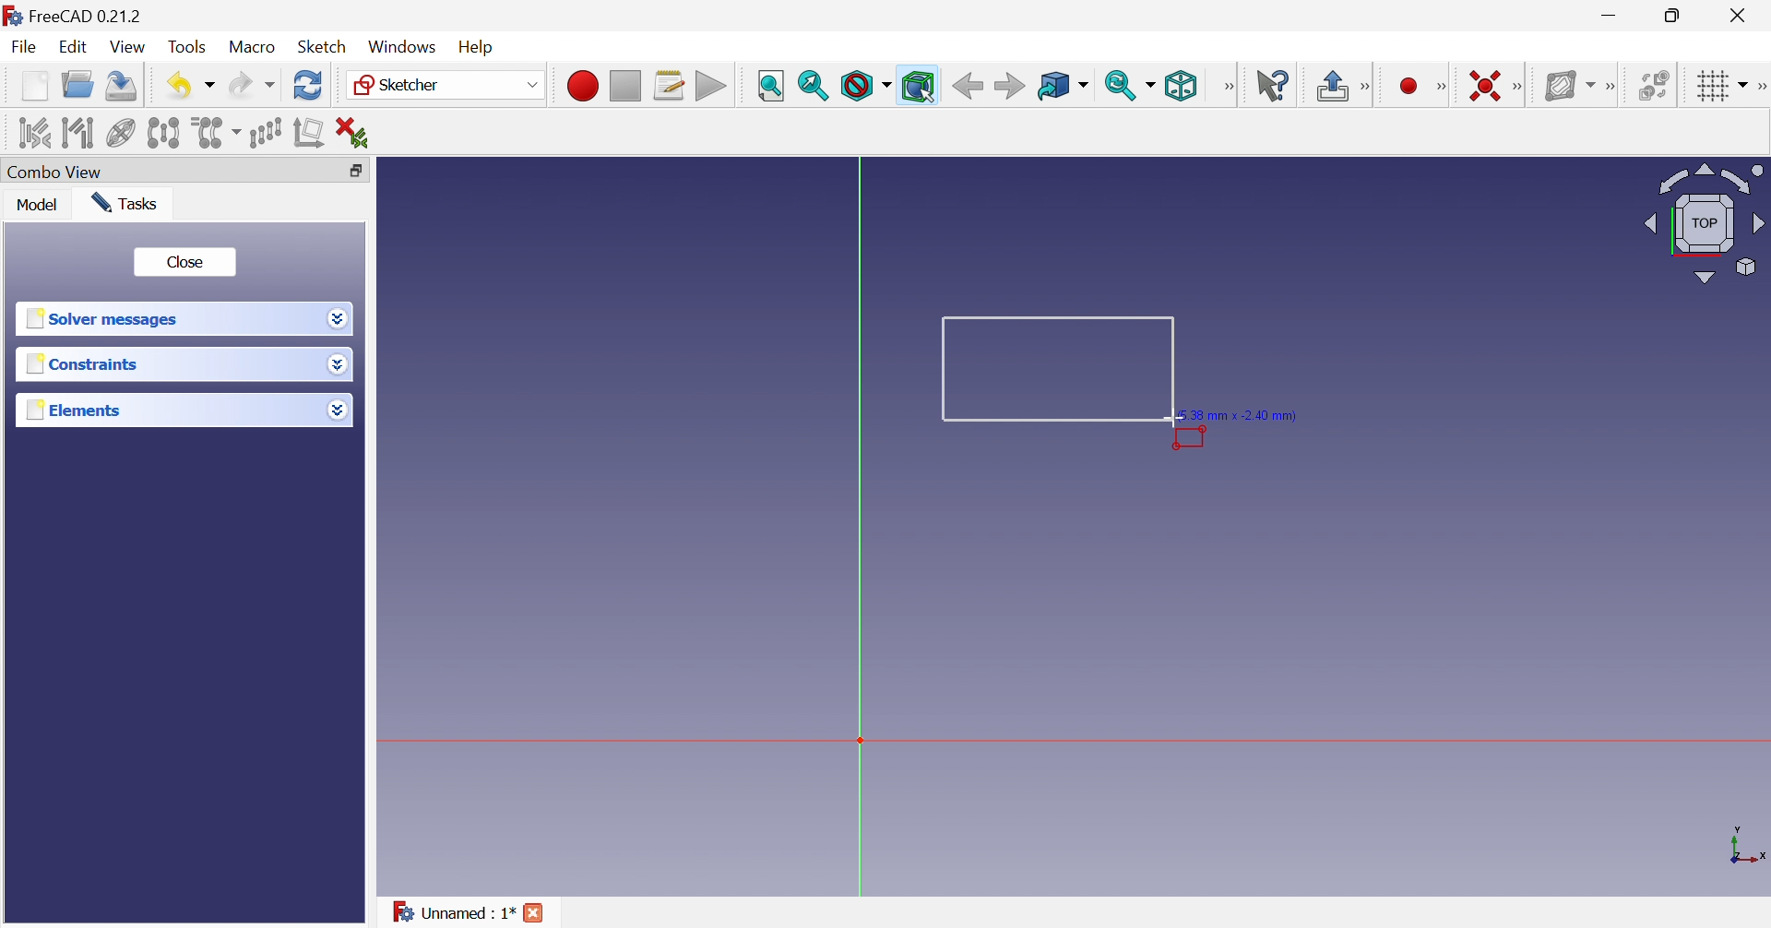 The image size is (1771, 928). What do you see at coordinates (359, 173) in the screenshot?
I see `Restore down` at bounding box center [359, 173].